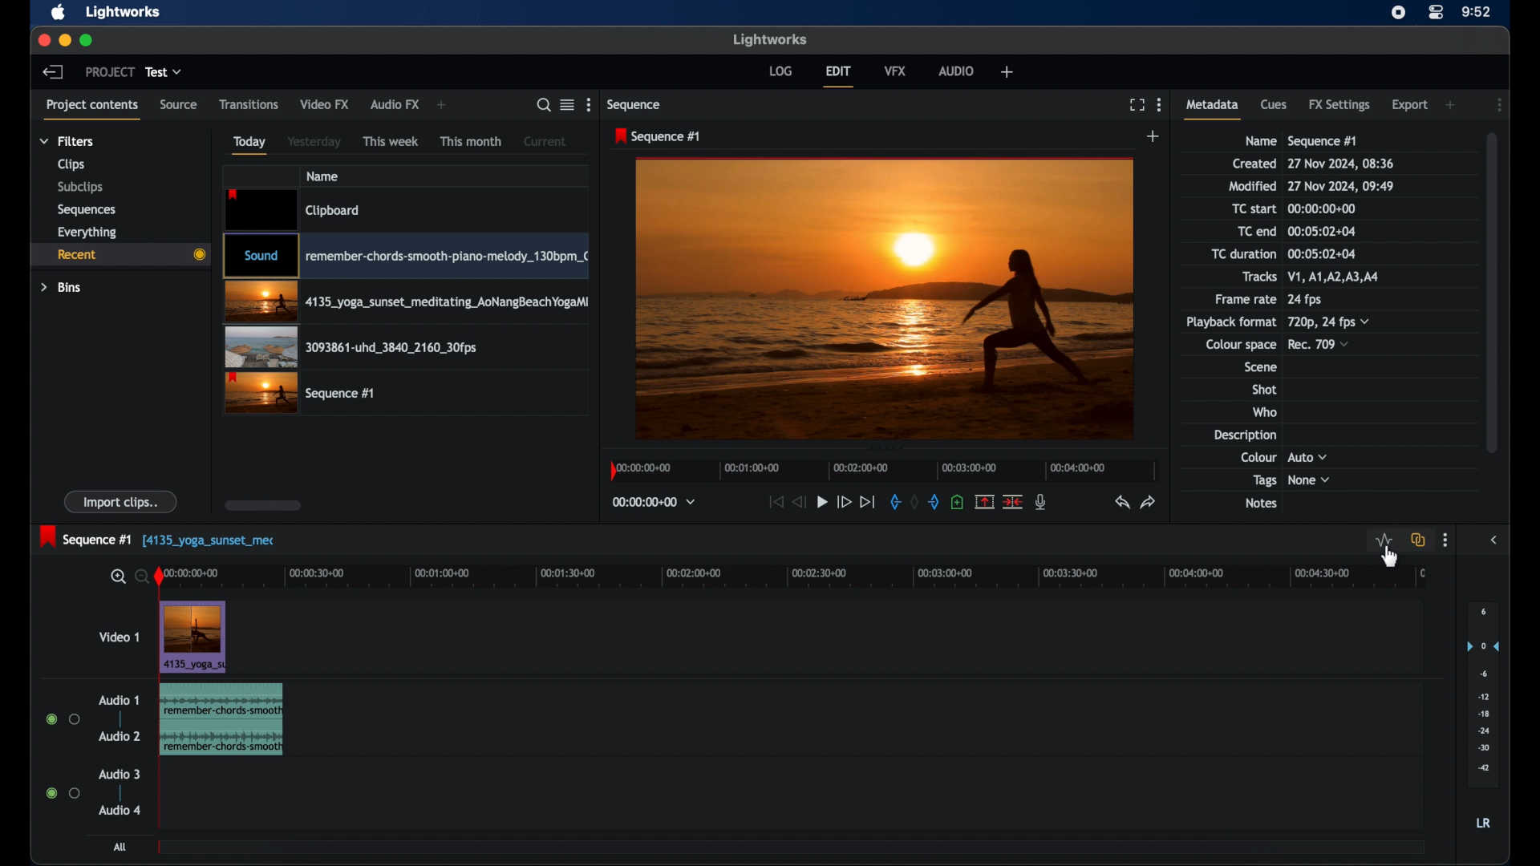  What do you see at coordinates (654, 502) in the screenshot?
I see `timecodes and reels` at bounding box center [654, 502].